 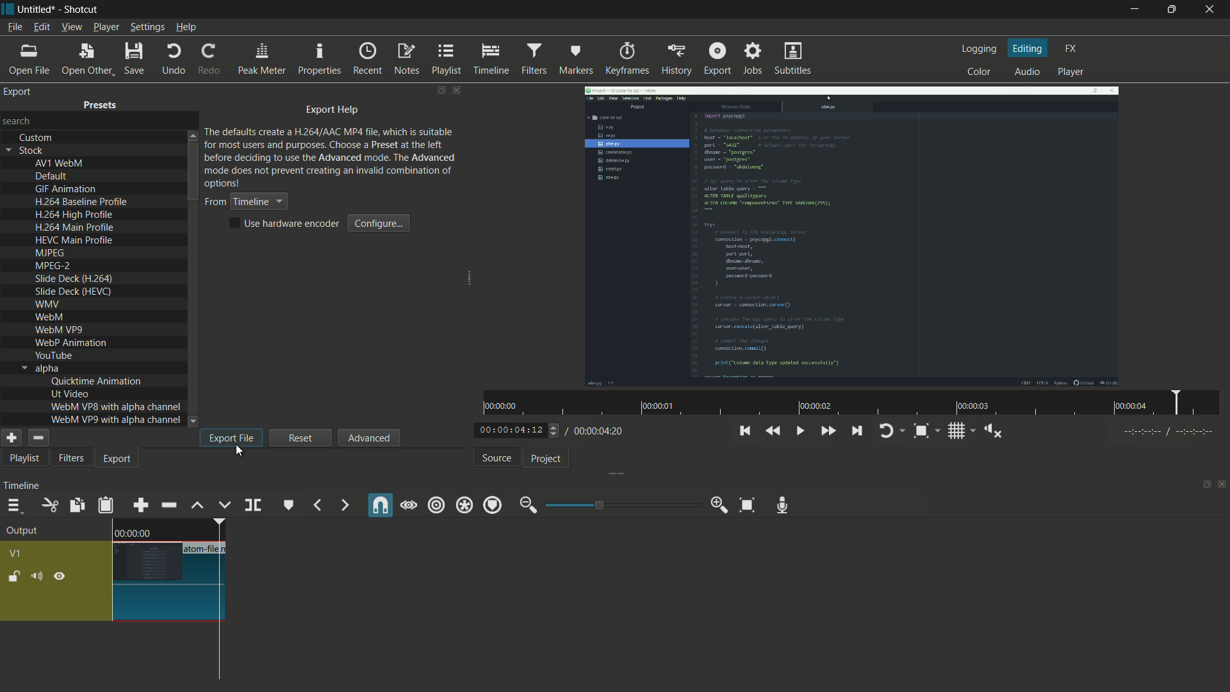 I want to click on scroll bar, so click(x=193, y=173).